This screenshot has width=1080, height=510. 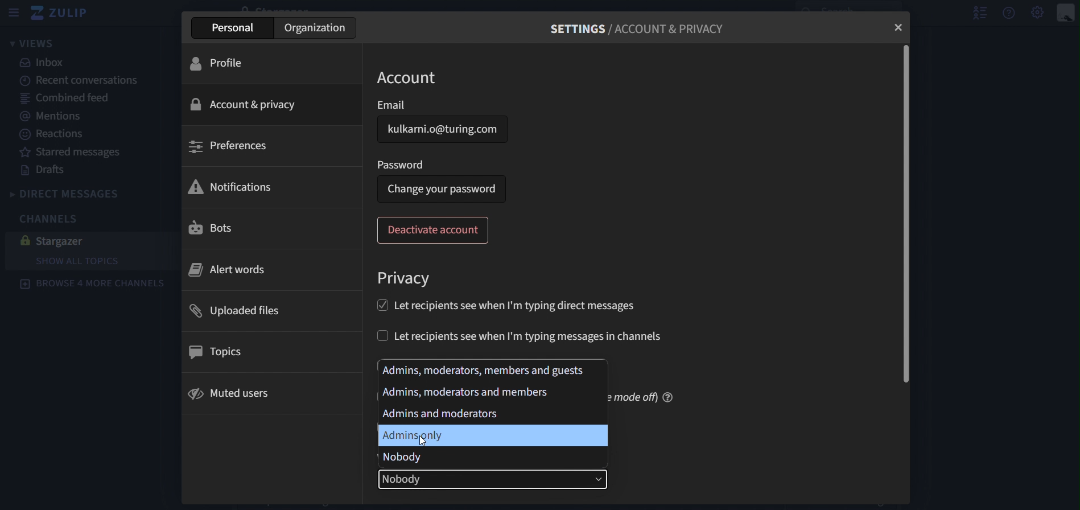 What do you see at coordinates (15, 11) in the screenshot?
I see `sidebar` at bounding box center [15, 11].